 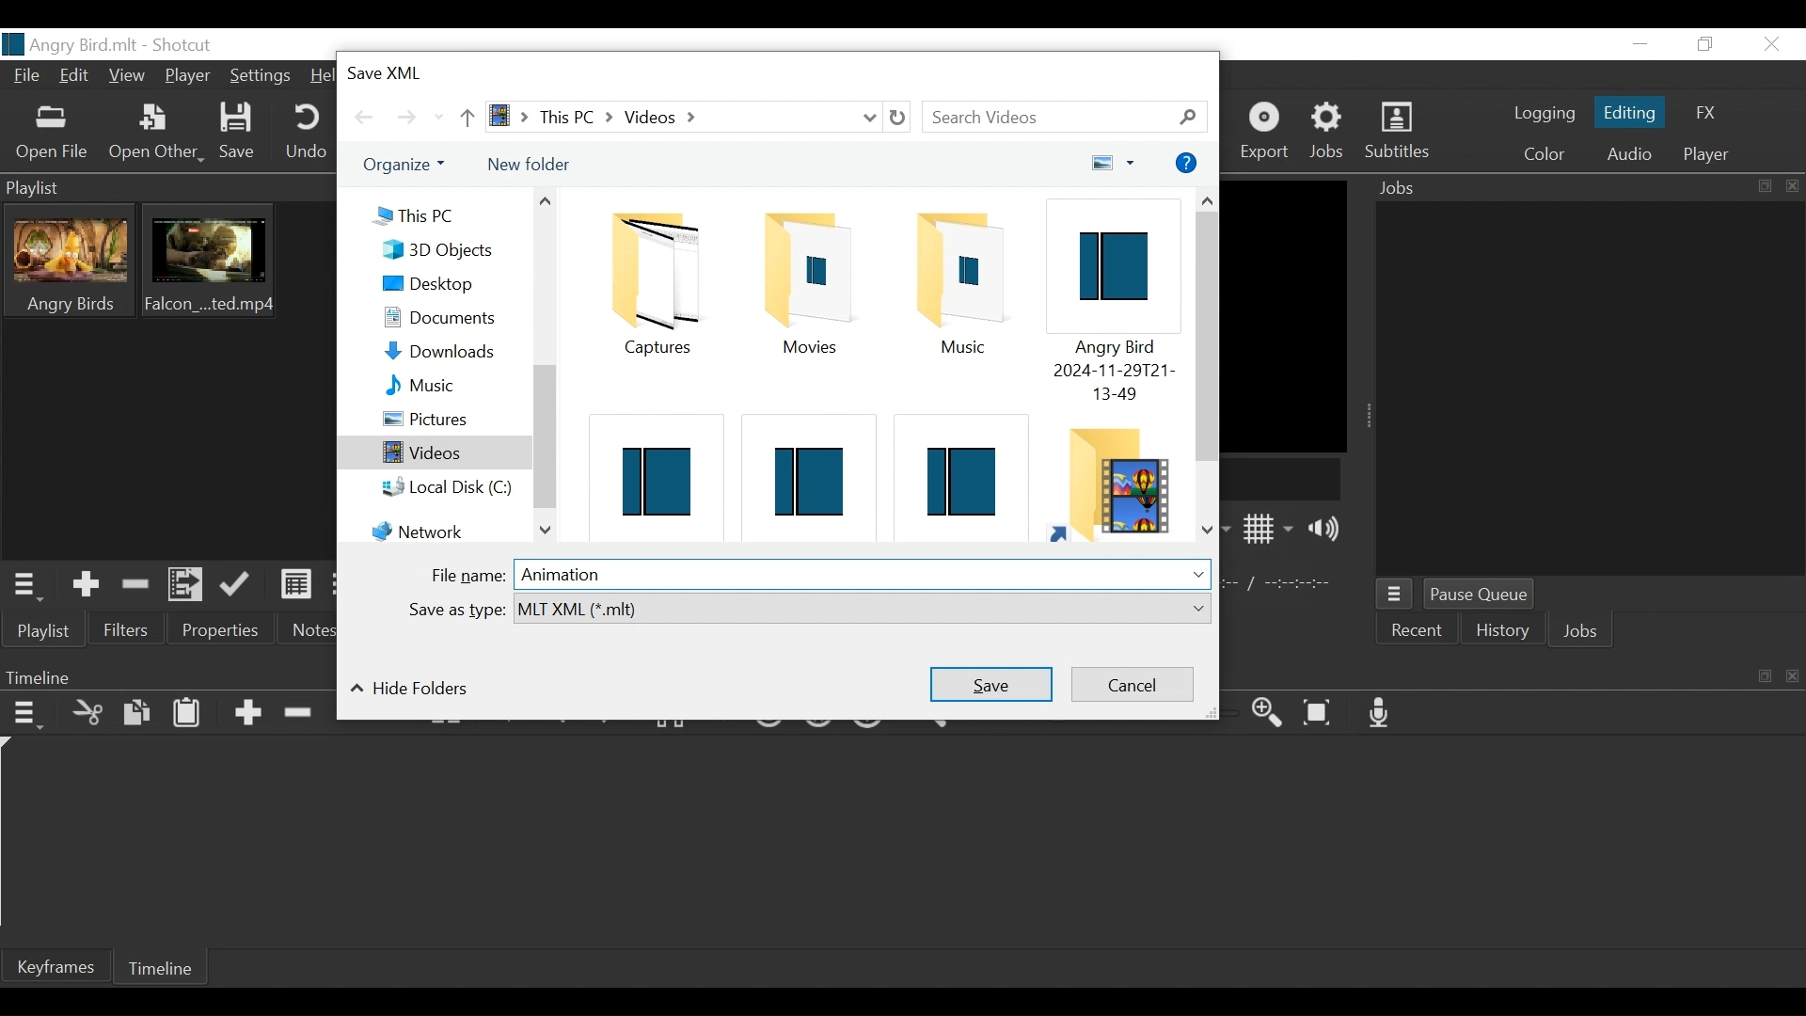 What do you see at coordinates (991, 682) in the screenshot?
I see `Save` at bounding box center [991, 682].